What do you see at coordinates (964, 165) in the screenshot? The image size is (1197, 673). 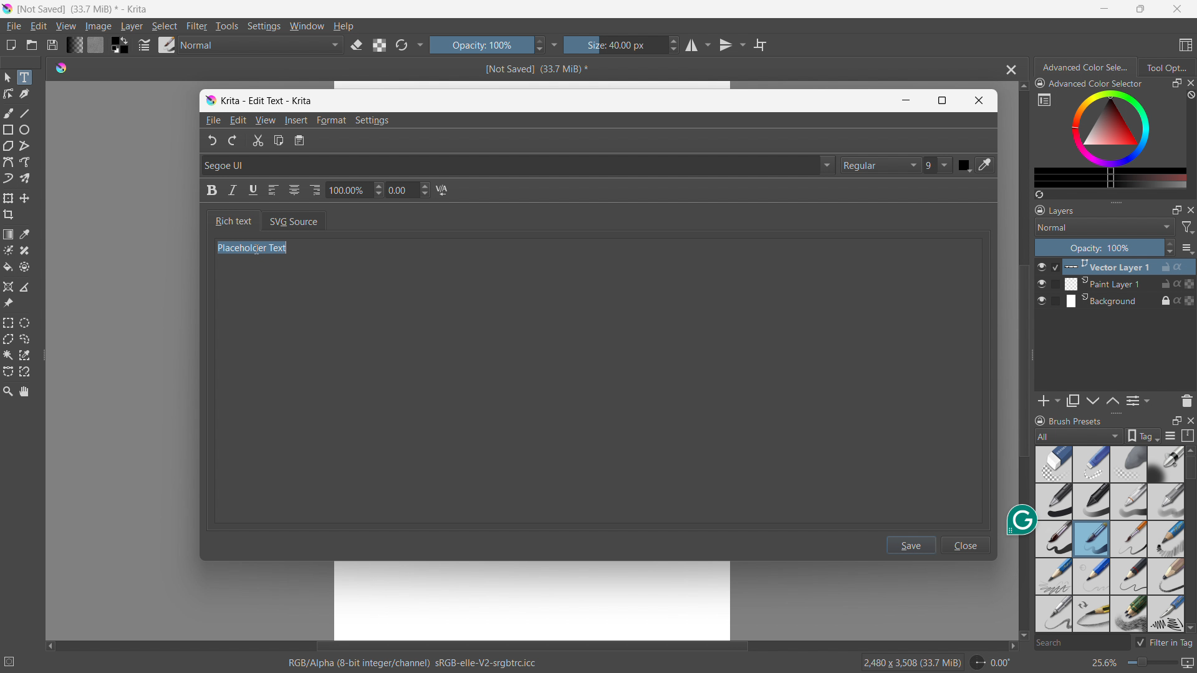 I see `Color` at bounding box center [964, 165].